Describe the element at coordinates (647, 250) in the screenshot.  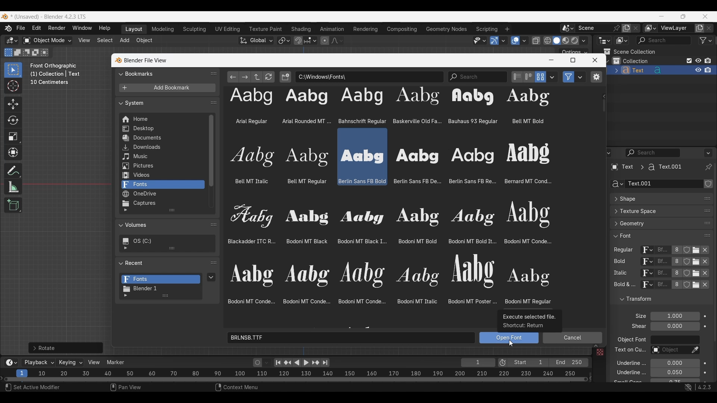
I see `Browse ID data to be linked for respective attribute` at that location.